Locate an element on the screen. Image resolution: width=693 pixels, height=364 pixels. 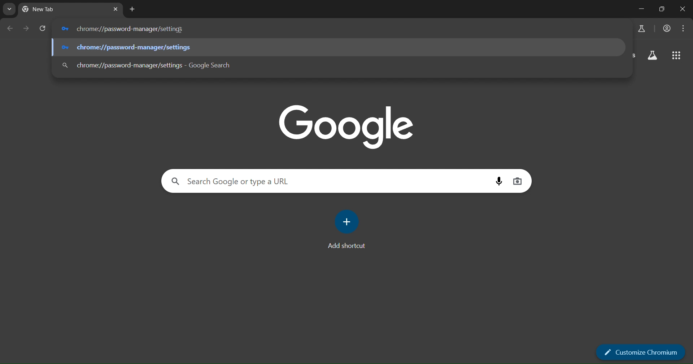
close tab is located at coordinates (116, 9).